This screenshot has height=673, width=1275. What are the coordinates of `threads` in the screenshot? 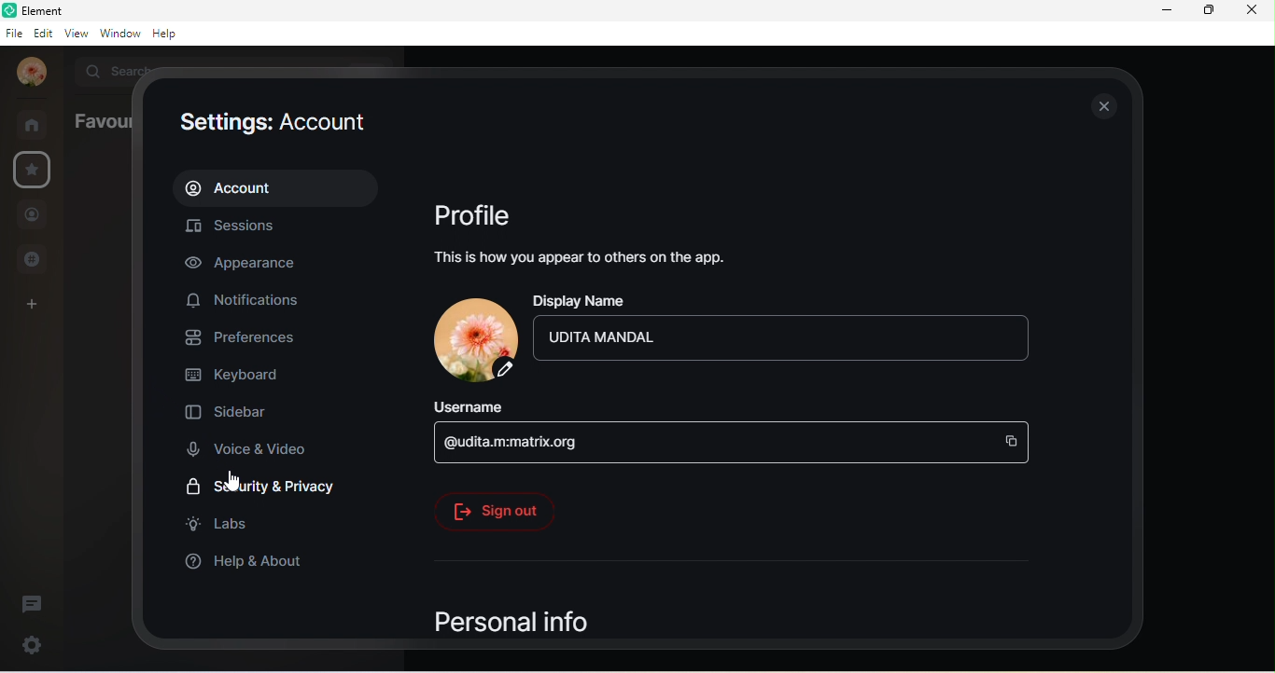 It's located at (33, 602).